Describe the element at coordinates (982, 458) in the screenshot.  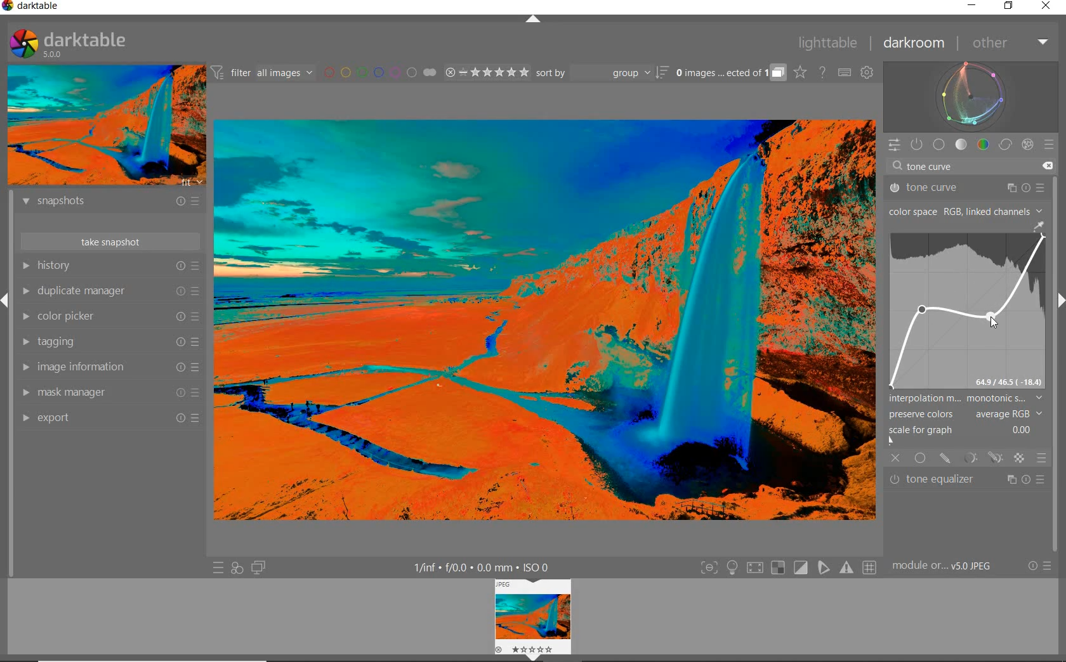
I see `MASK OPTIONS` at that location.